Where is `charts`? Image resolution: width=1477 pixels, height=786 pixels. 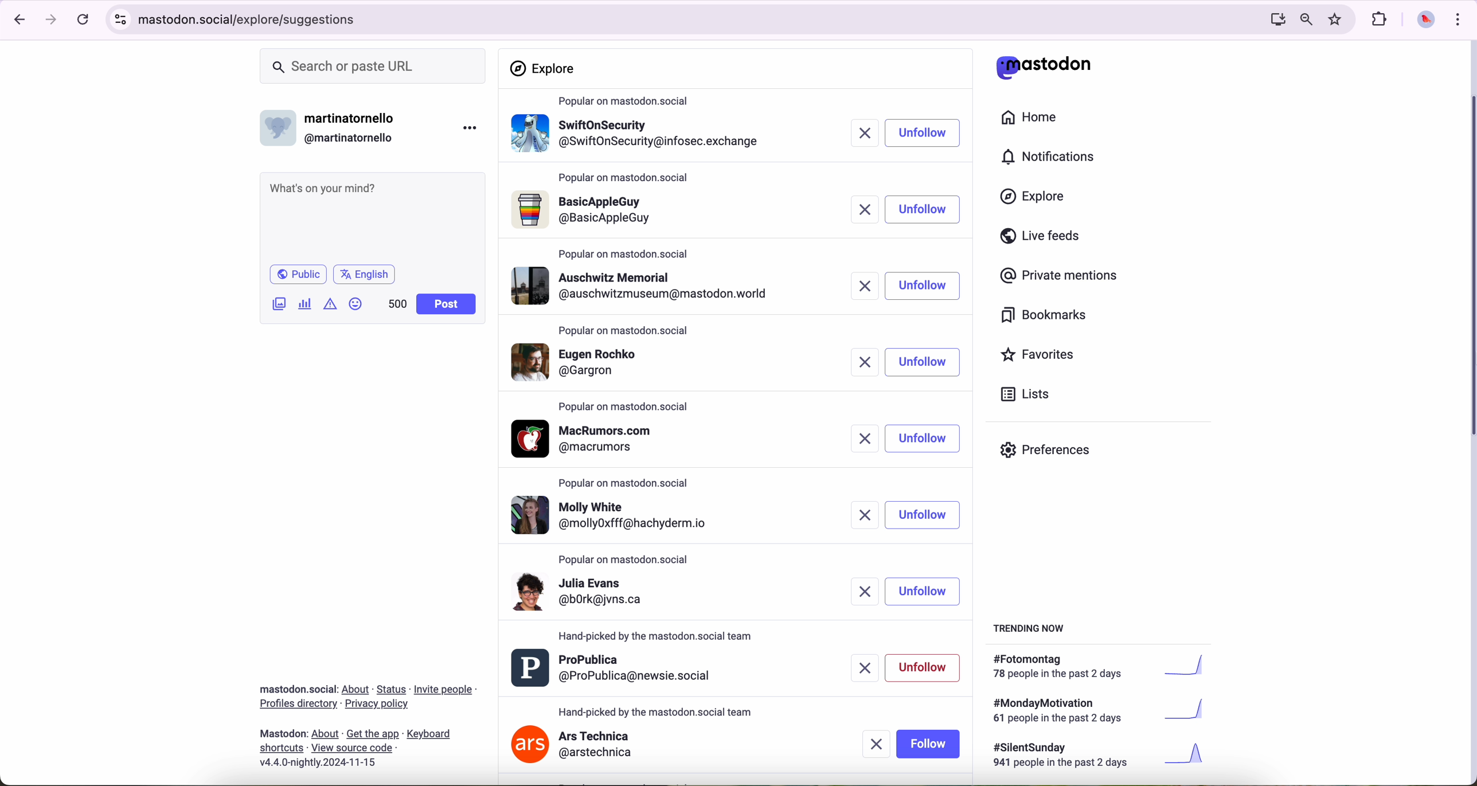 charts is located at coordinates (307, 304).